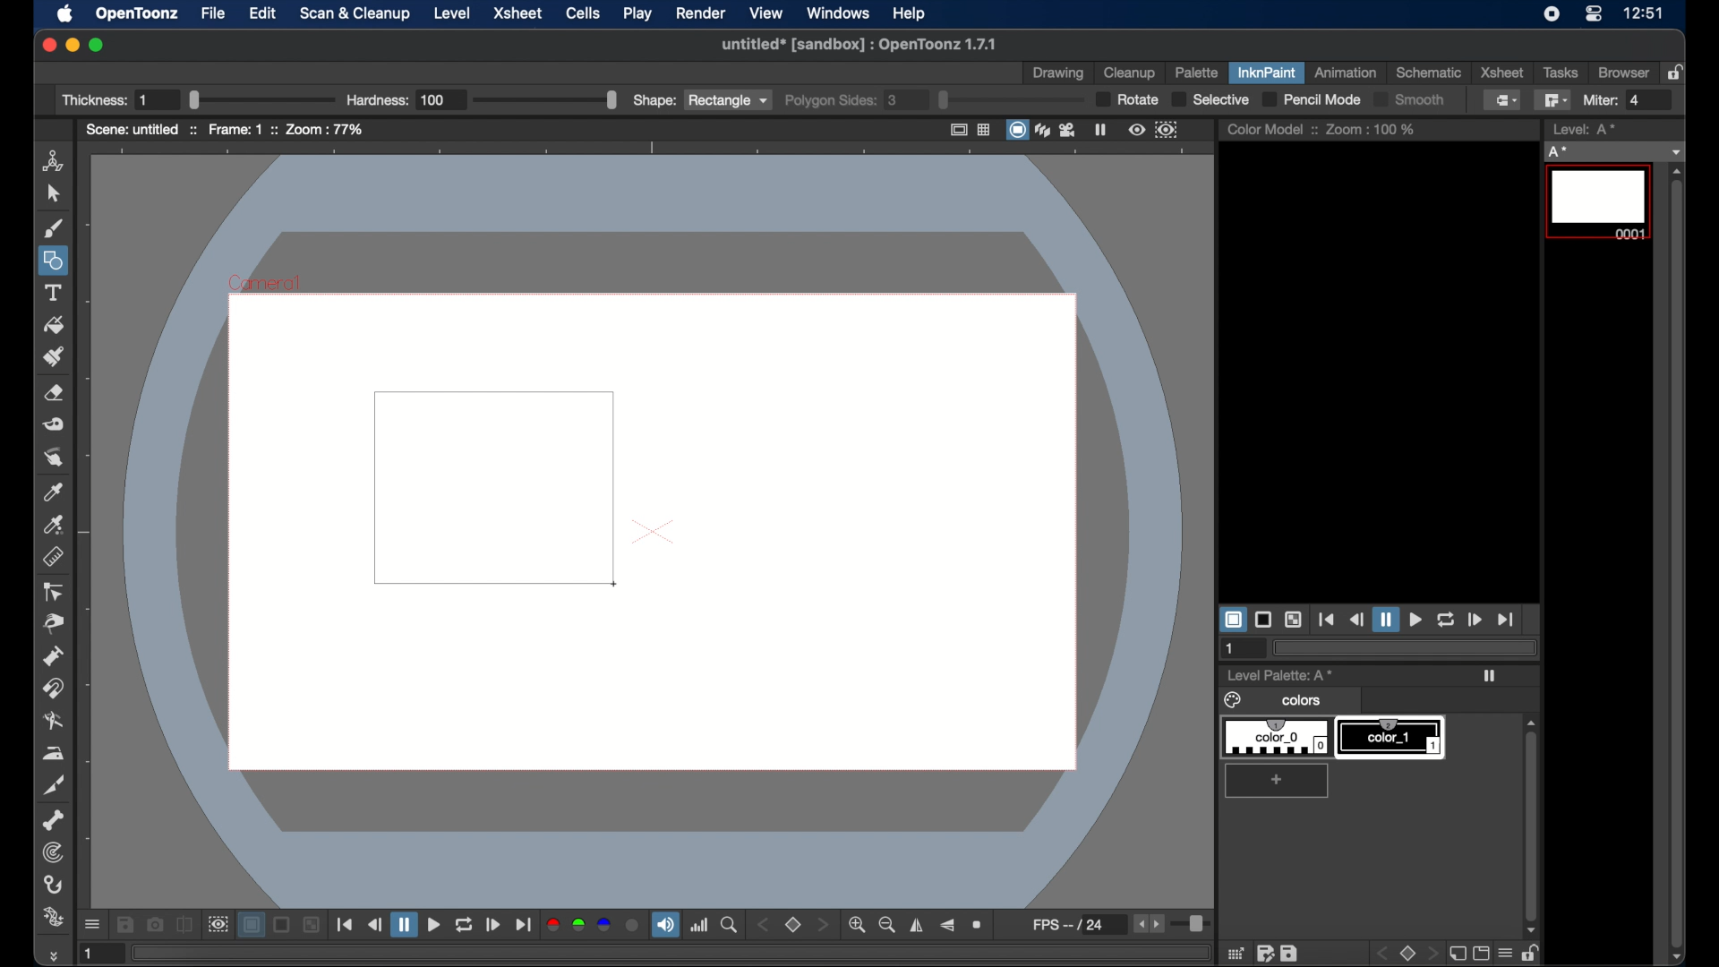 This screenshot has height=967, width=1719. I want to click on animation, so click(1347, 72).